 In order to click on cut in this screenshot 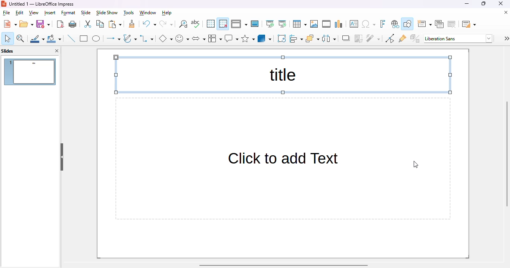, I will do `click(88, 24)`.